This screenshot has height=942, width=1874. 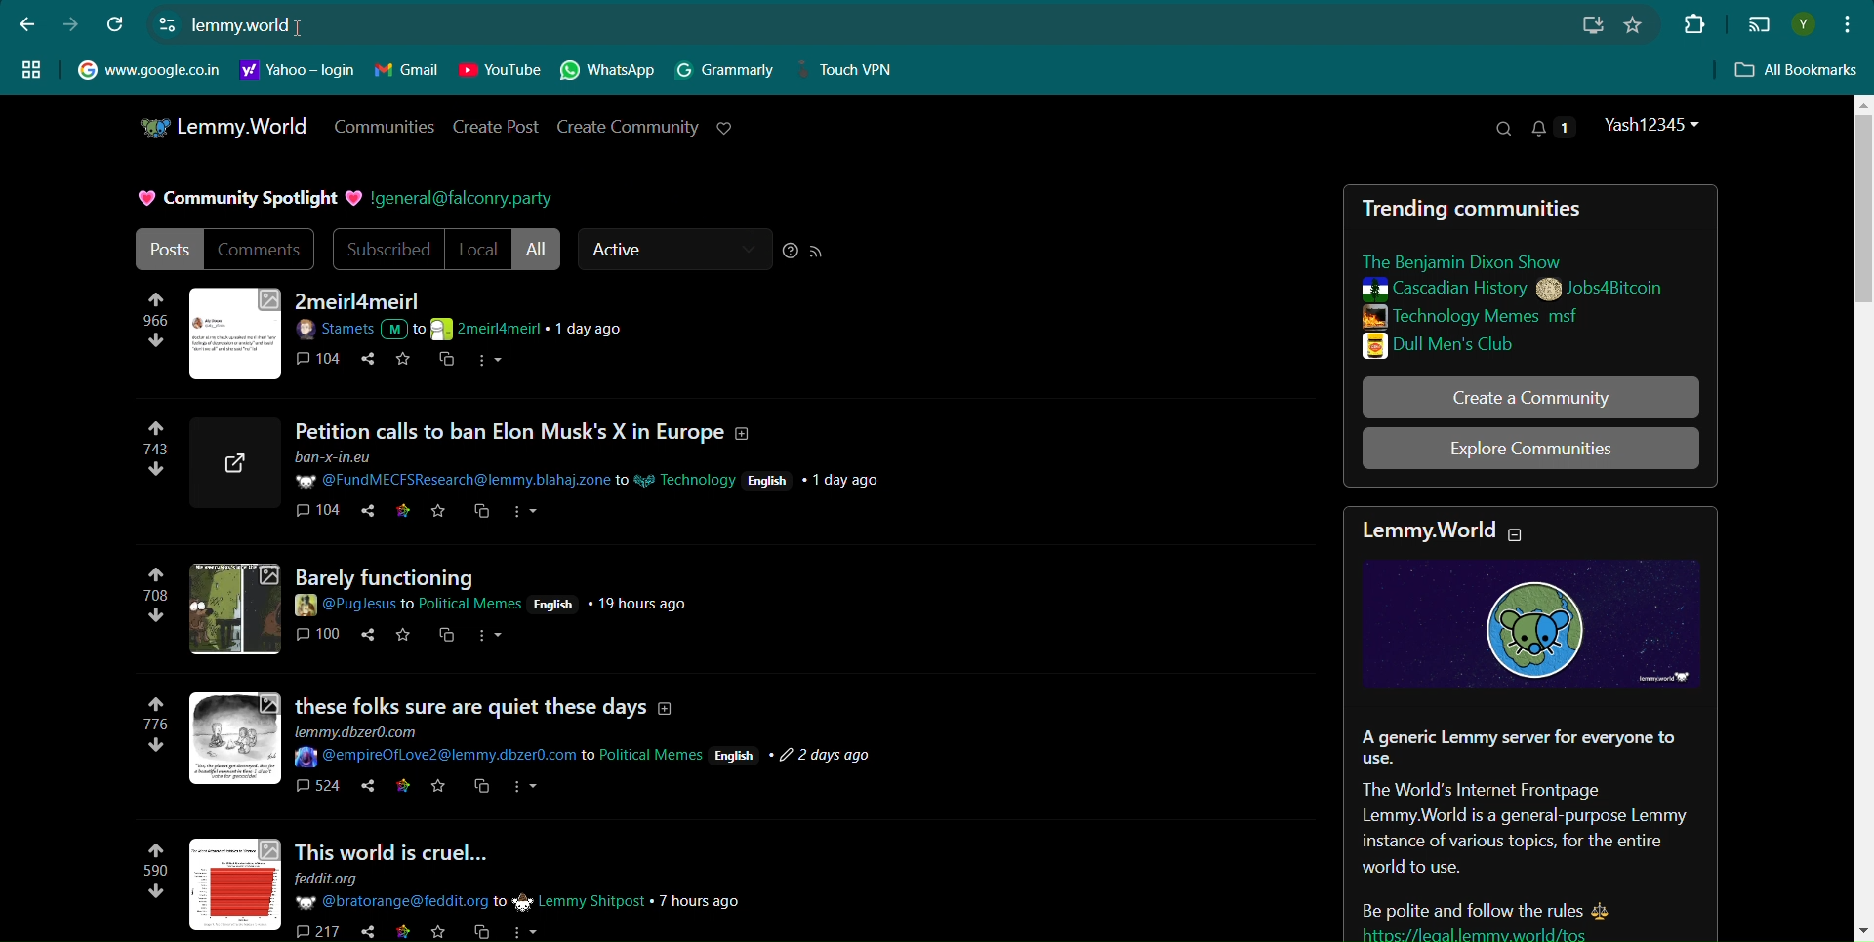 What do you see at coordinates (167, 249) in the screenshot?
I see `Post` at bounding box center [167, 249].